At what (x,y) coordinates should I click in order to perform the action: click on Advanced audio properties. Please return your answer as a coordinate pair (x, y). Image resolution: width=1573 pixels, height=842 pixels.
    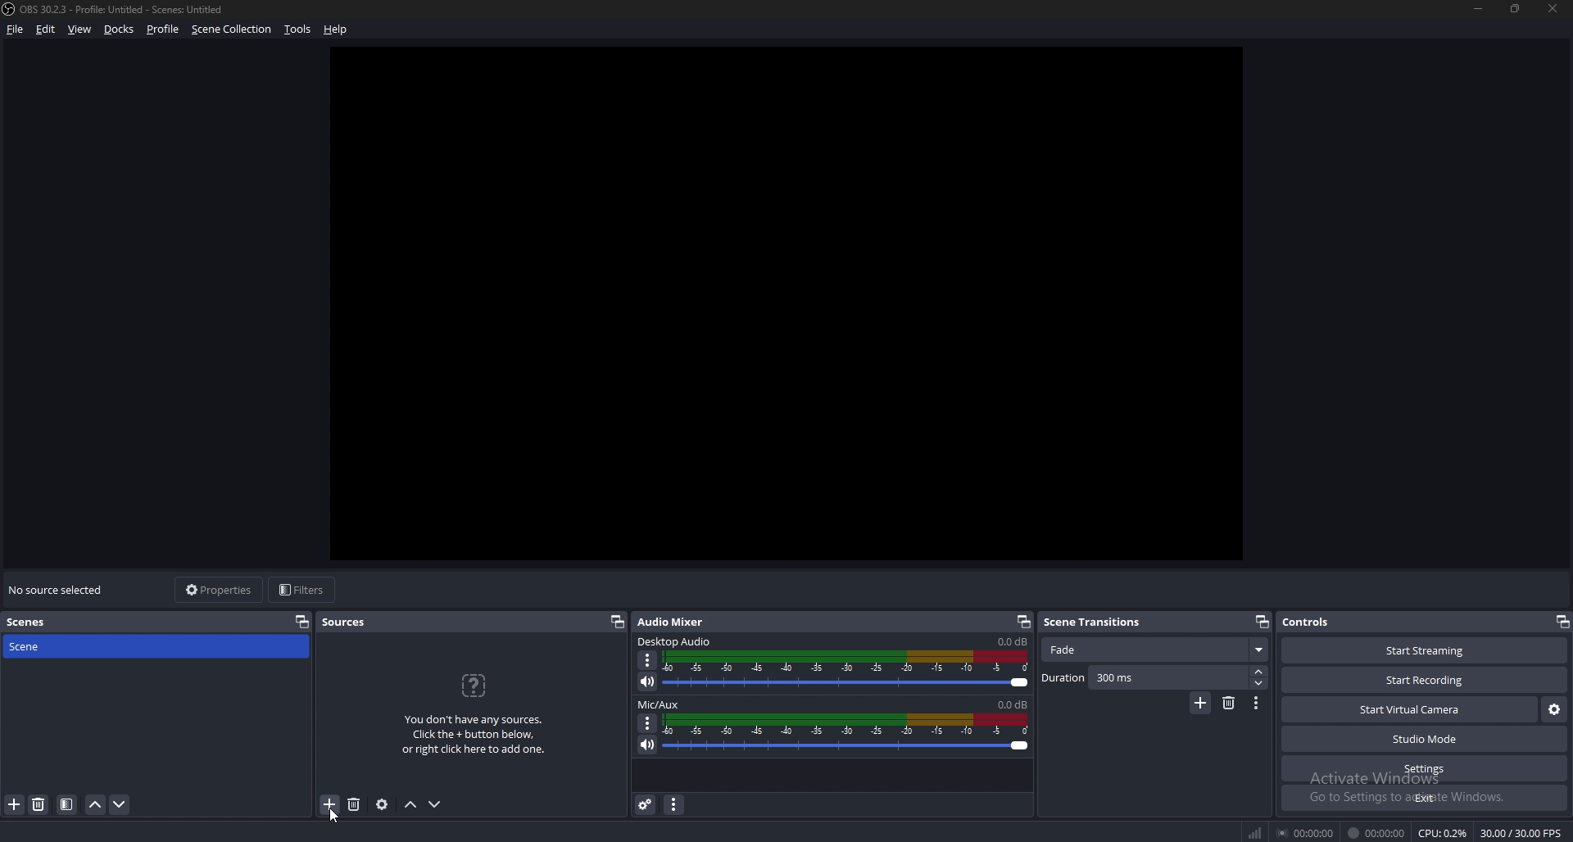
    Looking at the image, I should click on (647, 804).